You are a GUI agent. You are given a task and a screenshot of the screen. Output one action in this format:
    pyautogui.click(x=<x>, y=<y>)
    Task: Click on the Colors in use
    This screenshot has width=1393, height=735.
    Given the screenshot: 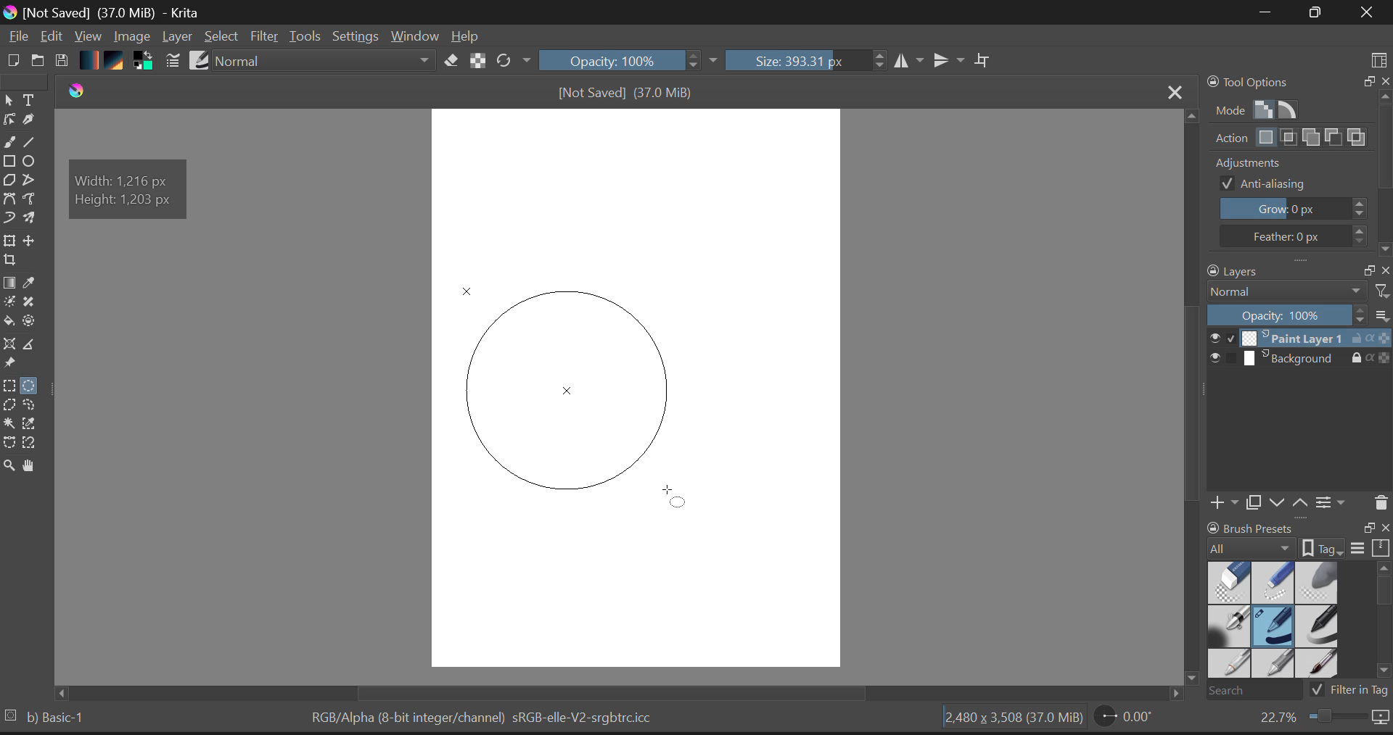 What is the action you would take?
    pyautogui.click(x=143, y=62)
    